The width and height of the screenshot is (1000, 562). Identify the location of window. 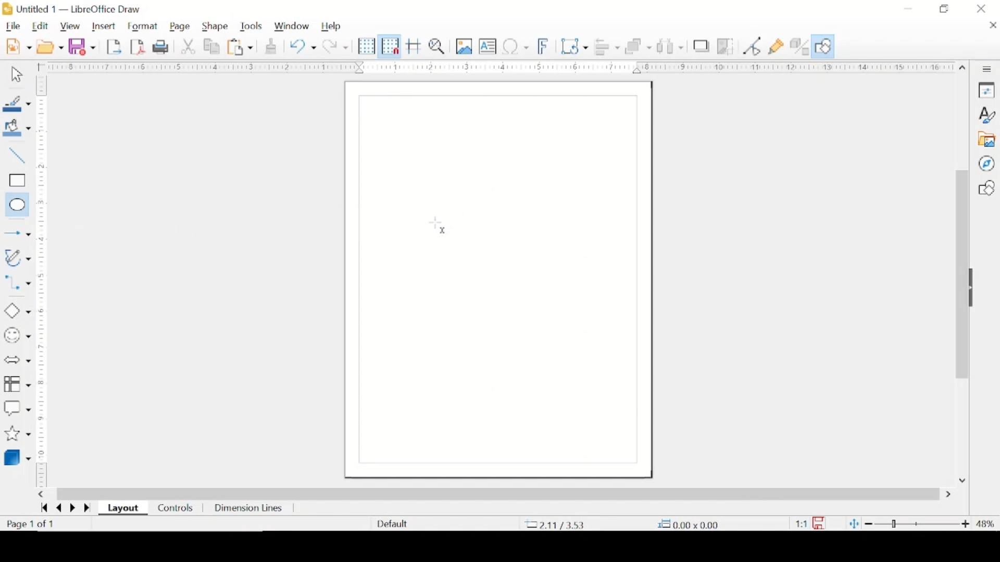
(292, 27).